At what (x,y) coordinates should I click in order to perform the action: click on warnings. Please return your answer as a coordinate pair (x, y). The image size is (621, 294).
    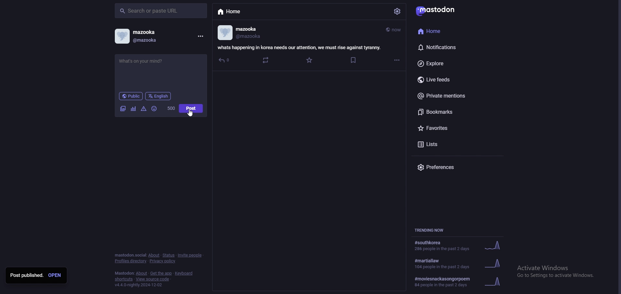
    Looking at the image, I should click on (144, 109).